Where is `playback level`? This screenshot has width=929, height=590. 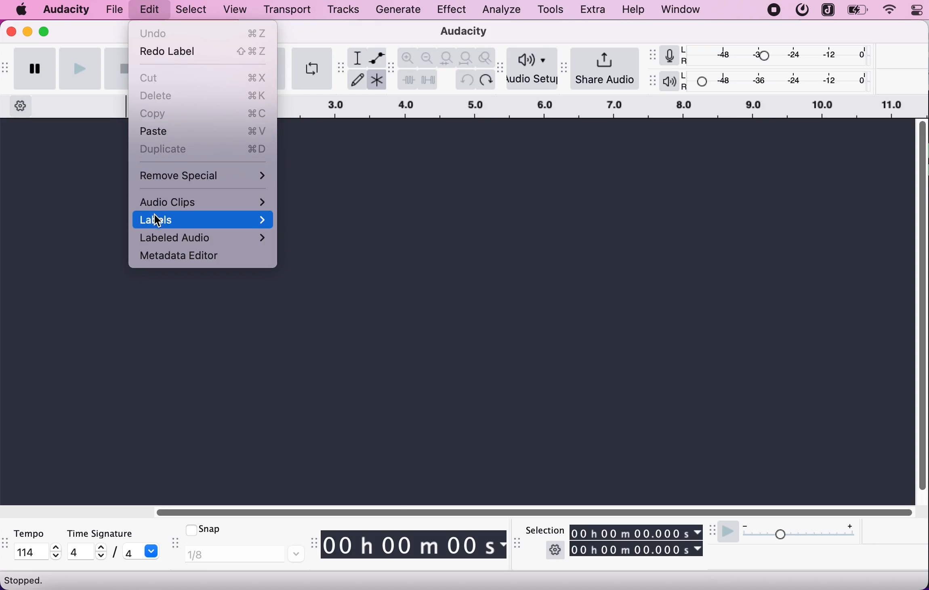
playback level is located at coordinates (778, 80).